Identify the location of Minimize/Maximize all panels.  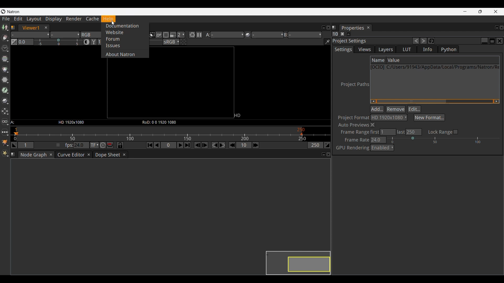
(348, 34).